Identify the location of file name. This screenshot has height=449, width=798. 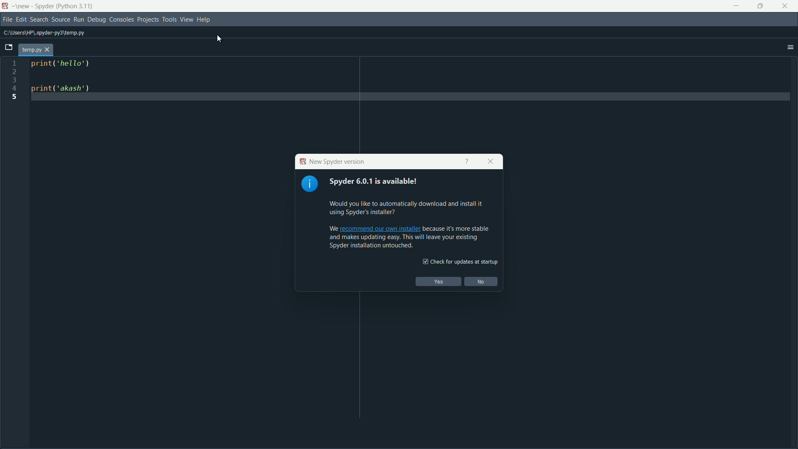
(31, 49).